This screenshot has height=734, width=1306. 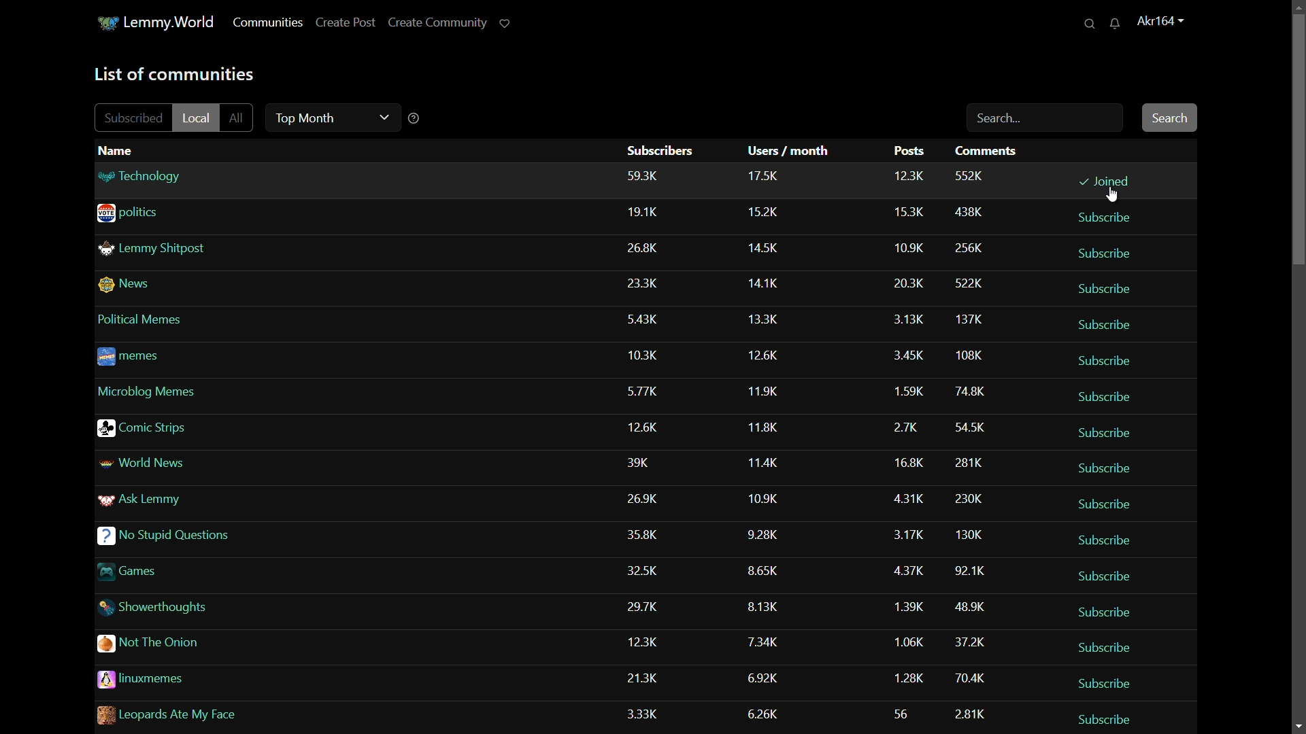 I want to click on comments, so click(x=962, y=496).